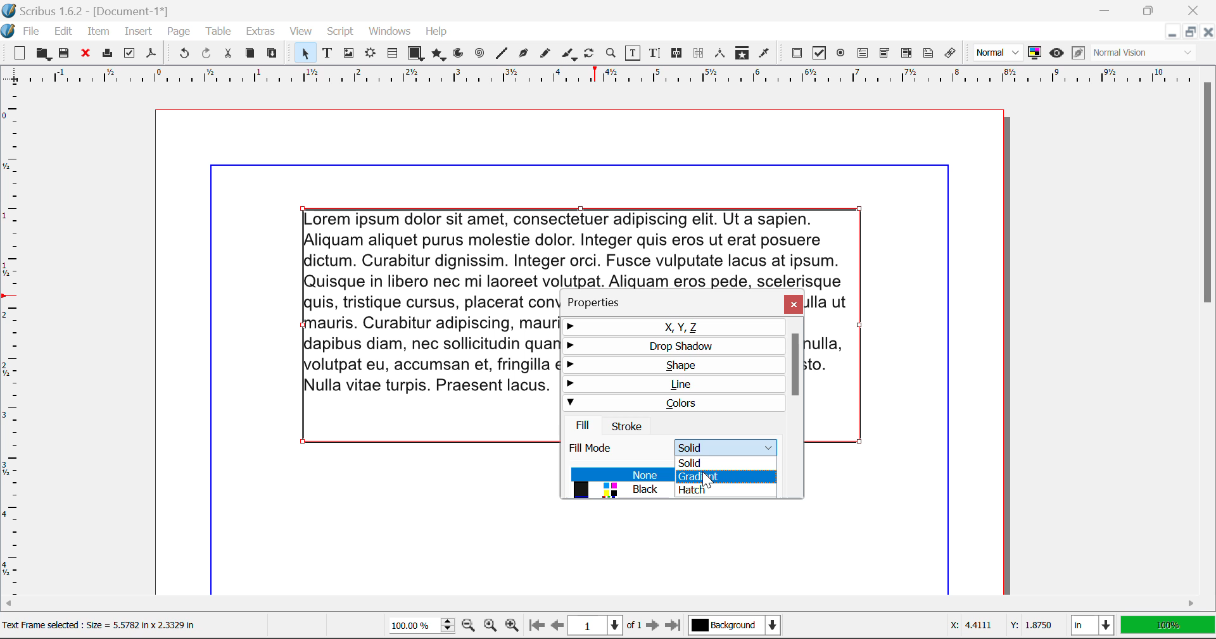 The image size is (1216, 639). What do you see at coordinates (8, 31) in the screenshot?
I see `scribus logo` at bounding box center [8, 31].